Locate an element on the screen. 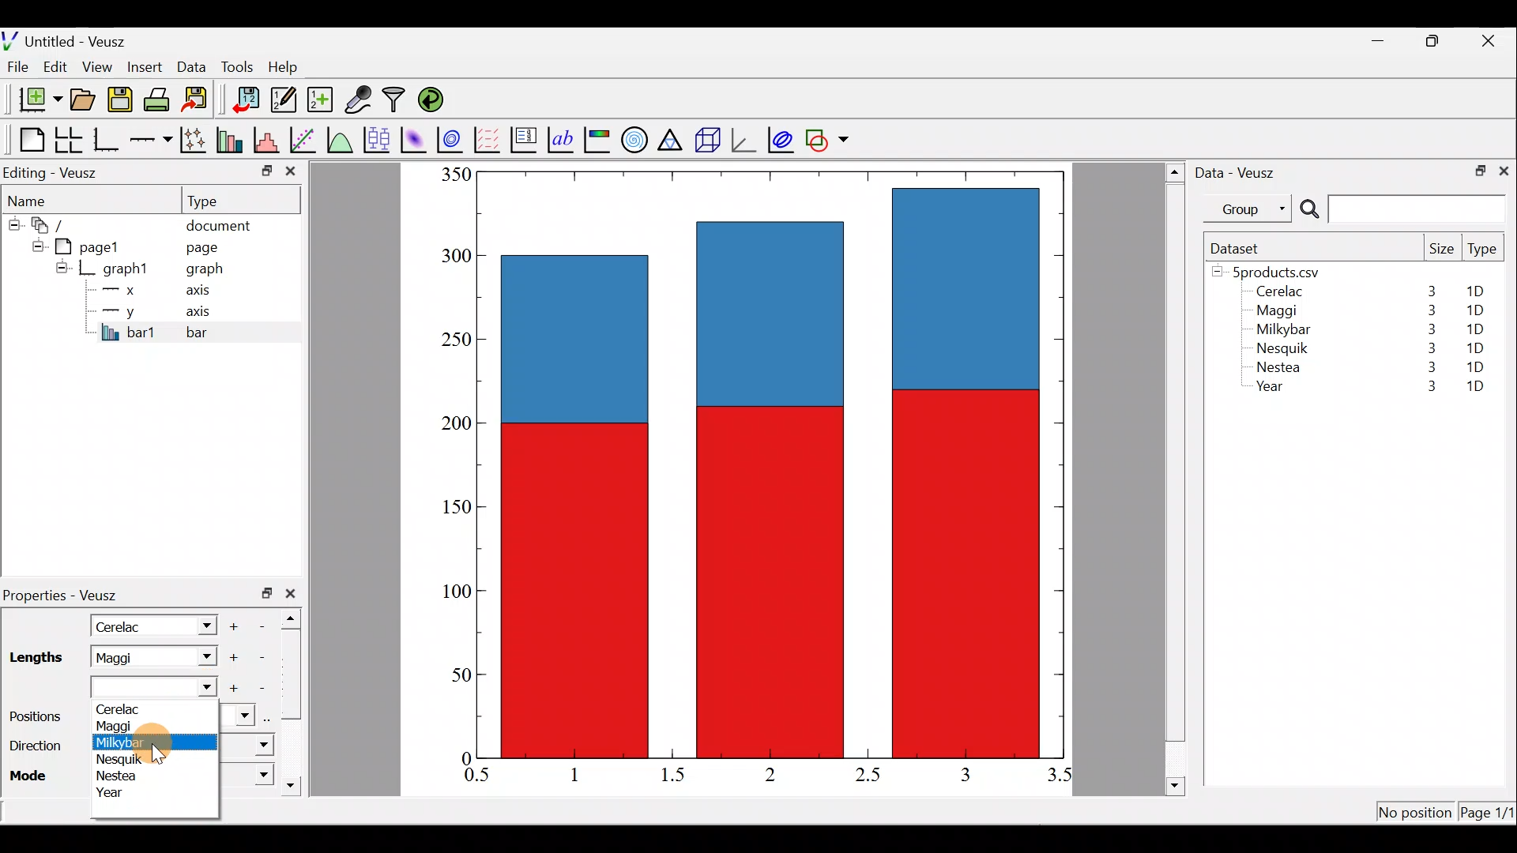 The width and height of the screenshot is (1517, 853). Tools is located at coordinates (236, 66).